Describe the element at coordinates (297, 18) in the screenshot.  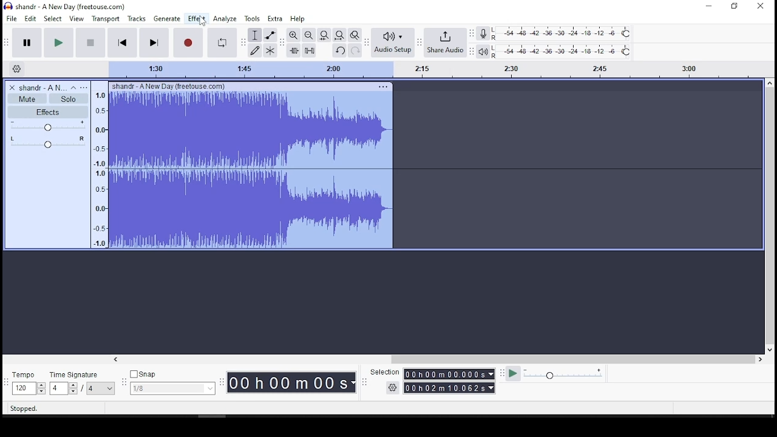
I see `help` at that location.